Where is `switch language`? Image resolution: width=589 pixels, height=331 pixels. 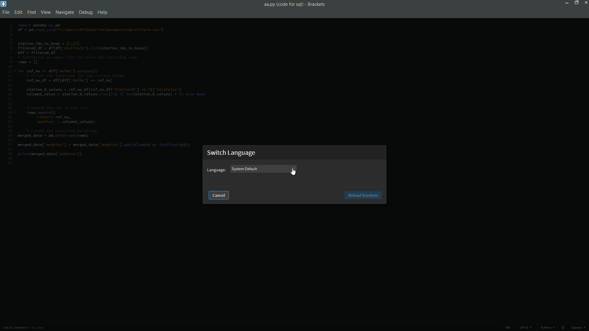
switch language is located at coordinates (232, 153).